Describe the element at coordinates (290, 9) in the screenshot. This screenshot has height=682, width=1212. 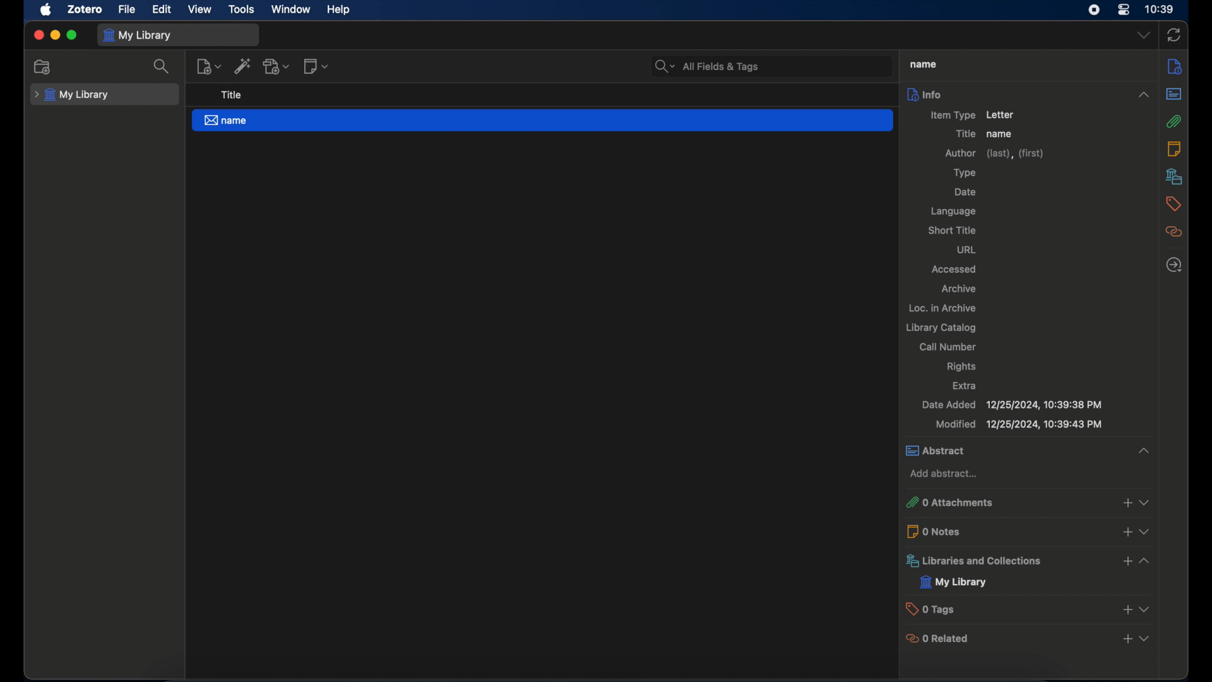
I see `window` at that location.